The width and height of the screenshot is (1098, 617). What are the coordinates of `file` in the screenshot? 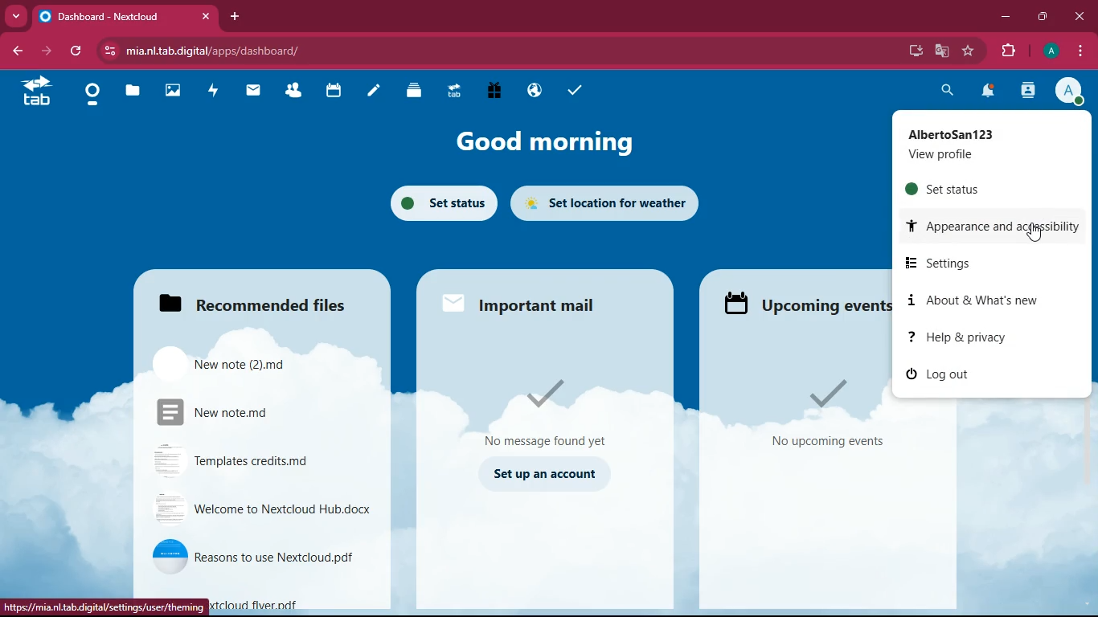 It's located at (267, 509).